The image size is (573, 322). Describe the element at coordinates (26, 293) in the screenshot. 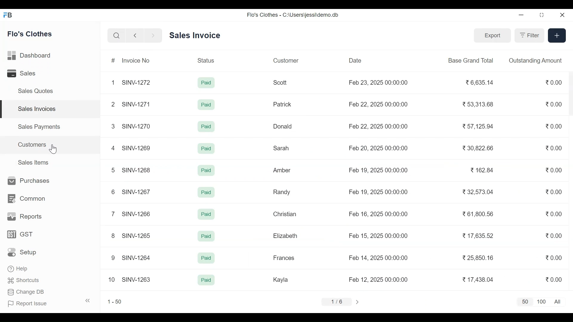

I see `Change DB` at that location.